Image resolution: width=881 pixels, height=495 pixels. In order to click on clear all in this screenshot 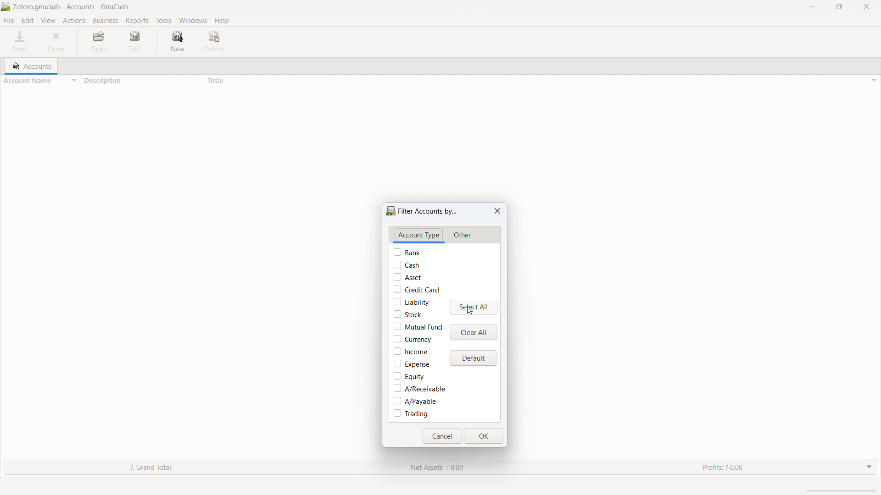, I will do `click(474, 332)`.